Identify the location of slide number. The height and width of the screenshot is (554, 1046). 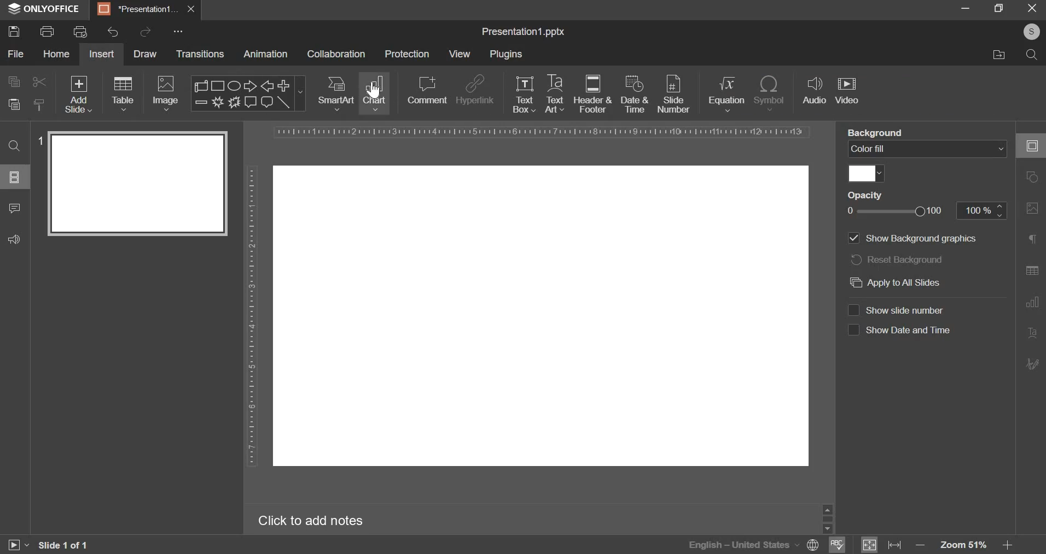
(39, 140).